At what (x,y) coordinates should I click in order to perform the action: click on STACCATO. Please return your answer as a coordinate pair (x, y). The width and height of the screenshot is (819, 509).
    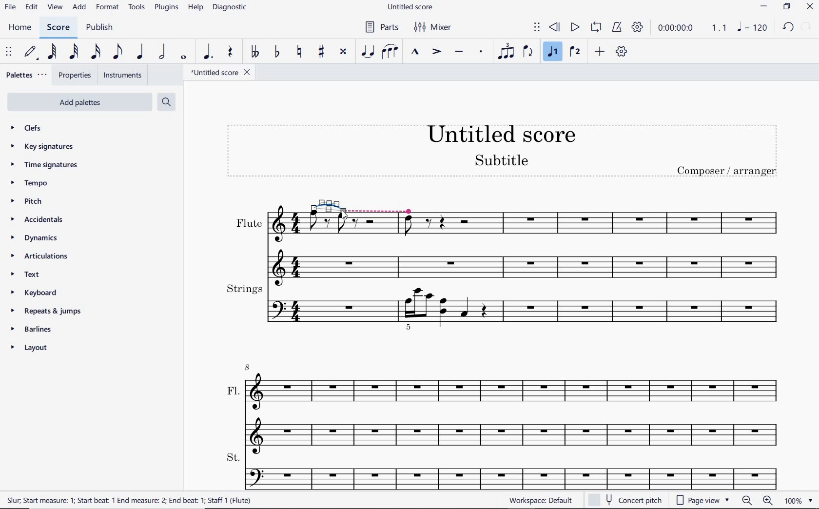
    Looking at the image, I should click on (481, 52).